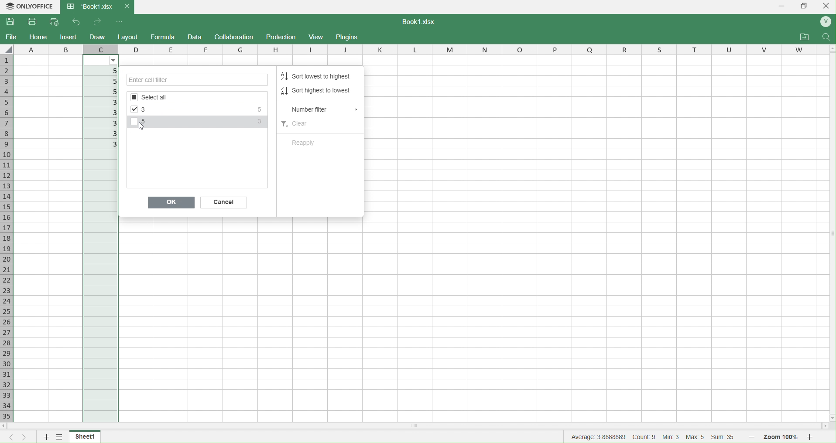 The height and width of the screenshot is (443, 836). Describe the element at coordinates (141, 126) in the screenshot. I see `Cursor` at that location.